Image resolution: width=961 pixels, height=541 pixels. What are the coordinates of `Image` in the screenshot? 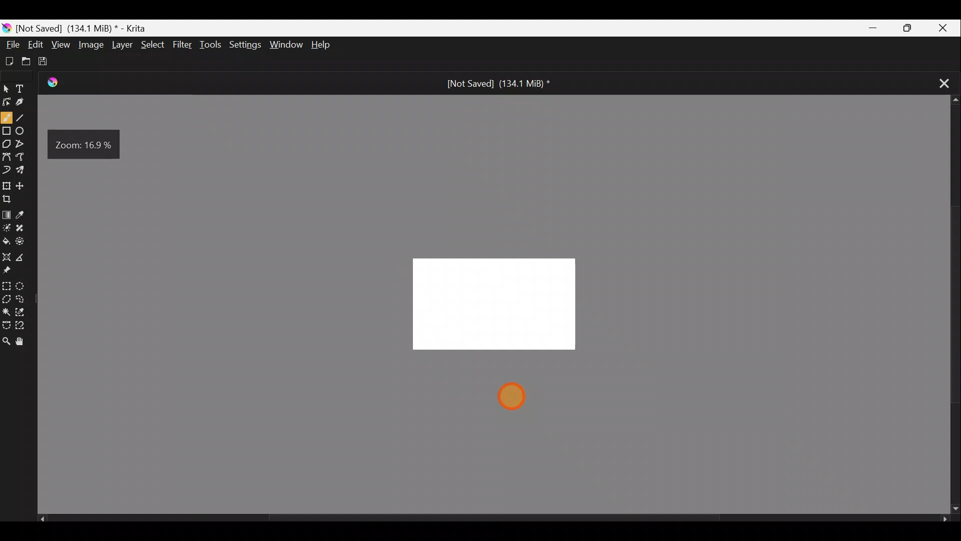 It's located at (90, 46).